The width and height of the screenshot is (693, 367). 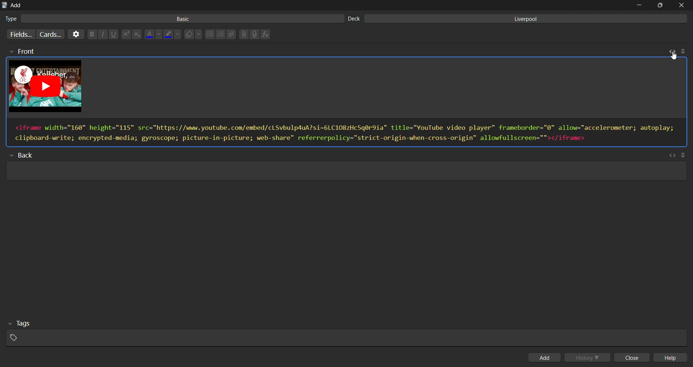 I want to click on ordered list, so click(x=221, y=34).